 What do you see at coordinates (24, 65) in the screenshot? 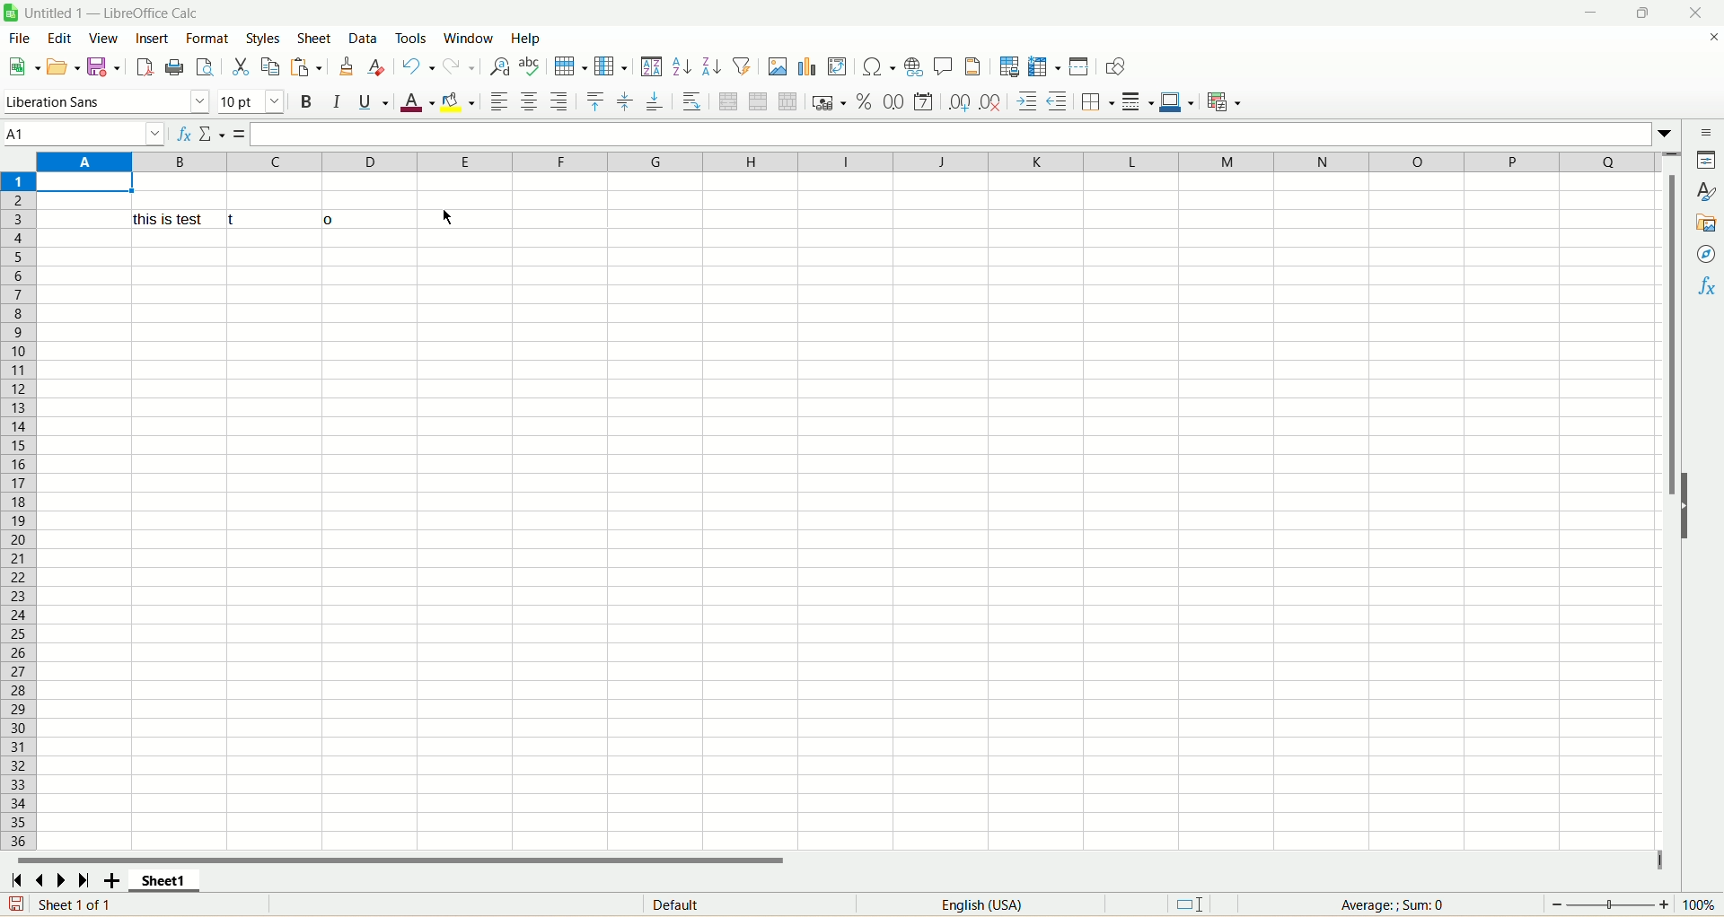
I see `new` at bounding box center [24, 65].